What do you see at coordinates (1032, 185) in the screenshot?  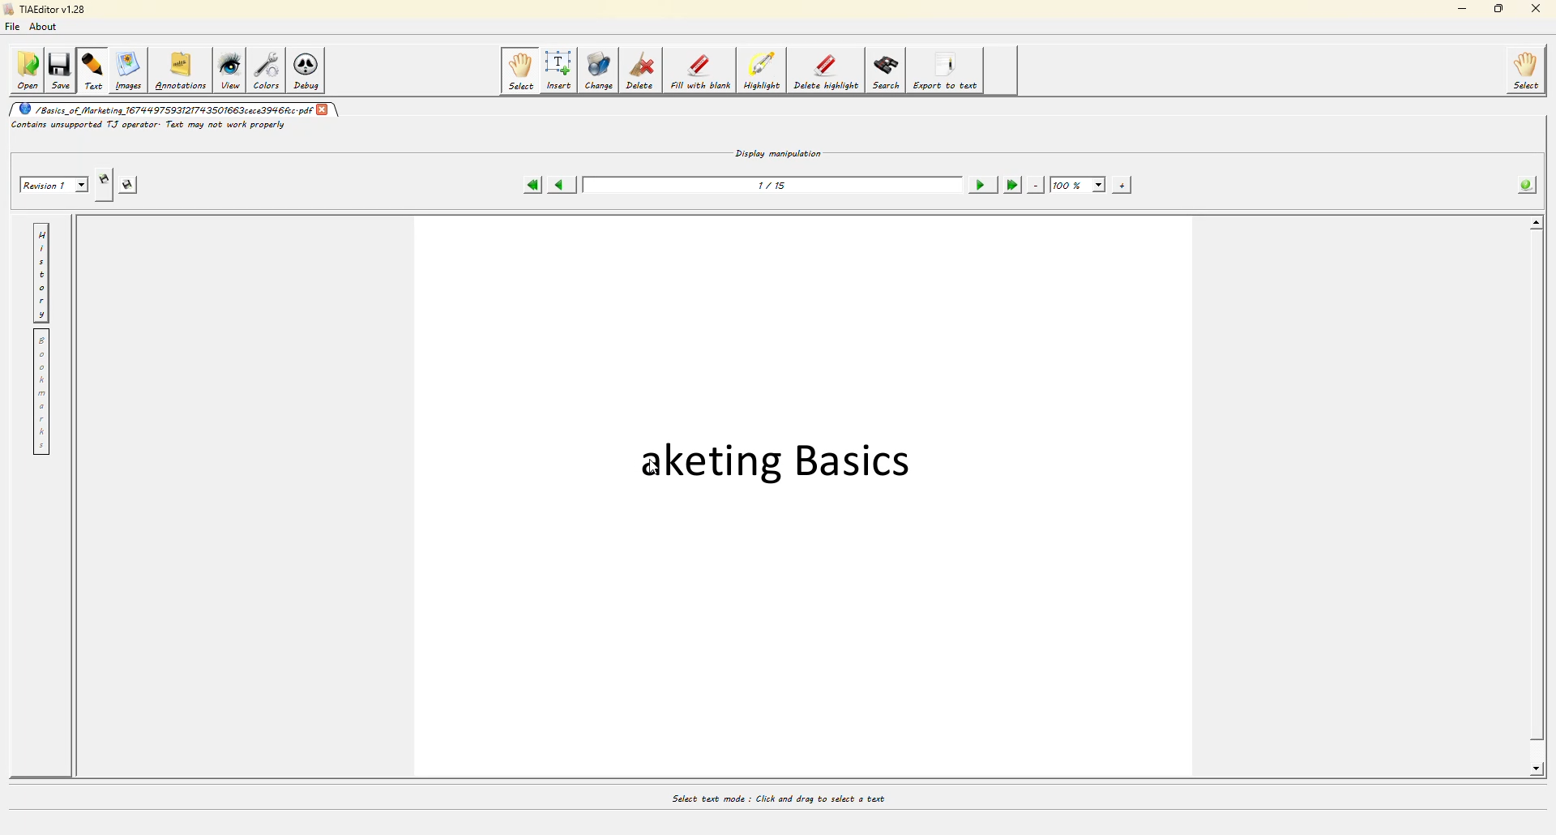 I see `zoom out` at bounding box center [1032, 185].